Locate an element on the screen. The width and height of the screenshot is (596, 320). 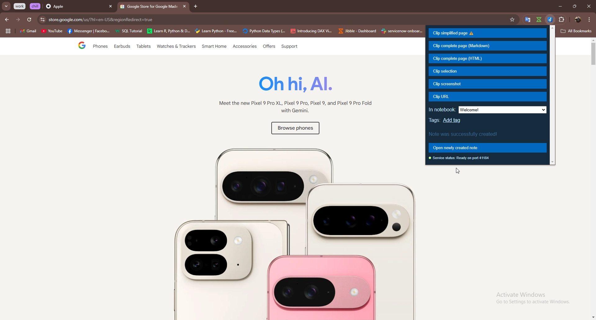
tab groups is located at coordinates (8, 31).